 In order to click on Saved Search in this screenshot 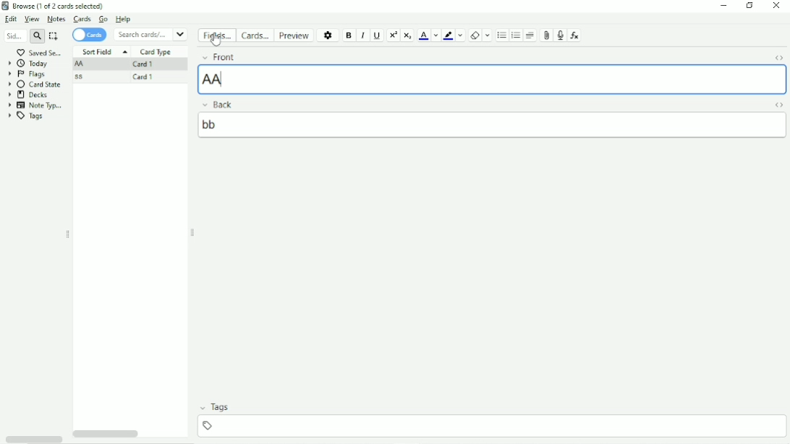, I will do `click(41, 52)`.